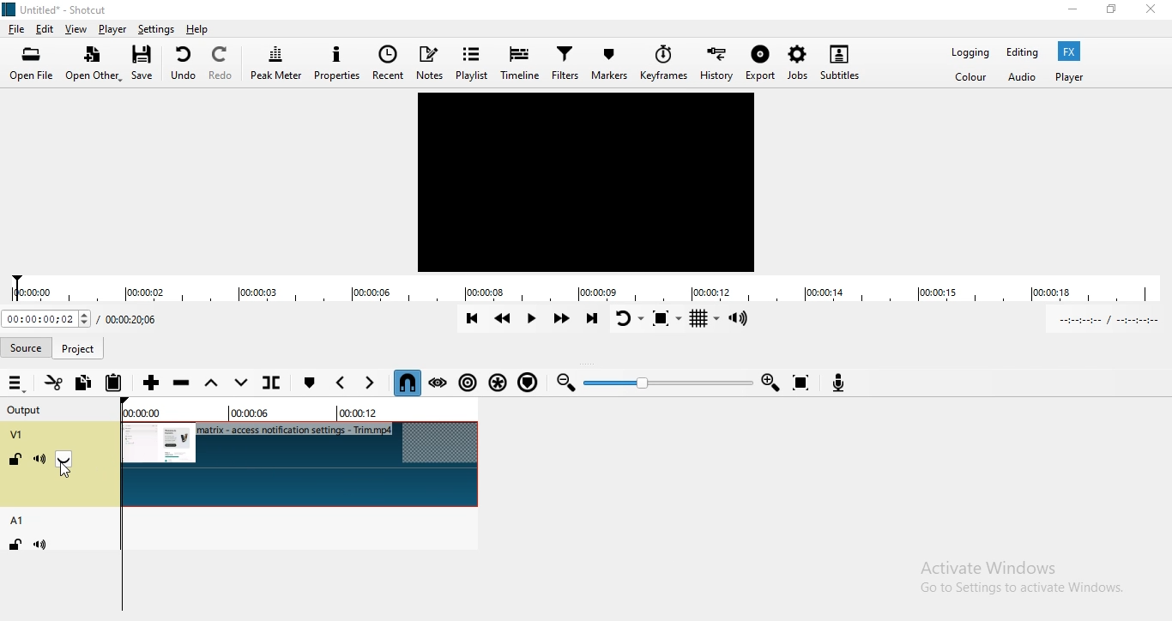 The width and height of the screenshot is (1172, 621). Describe the element at coordinates (275, 63) in the screenshot. I see `Peak meter` at that location.